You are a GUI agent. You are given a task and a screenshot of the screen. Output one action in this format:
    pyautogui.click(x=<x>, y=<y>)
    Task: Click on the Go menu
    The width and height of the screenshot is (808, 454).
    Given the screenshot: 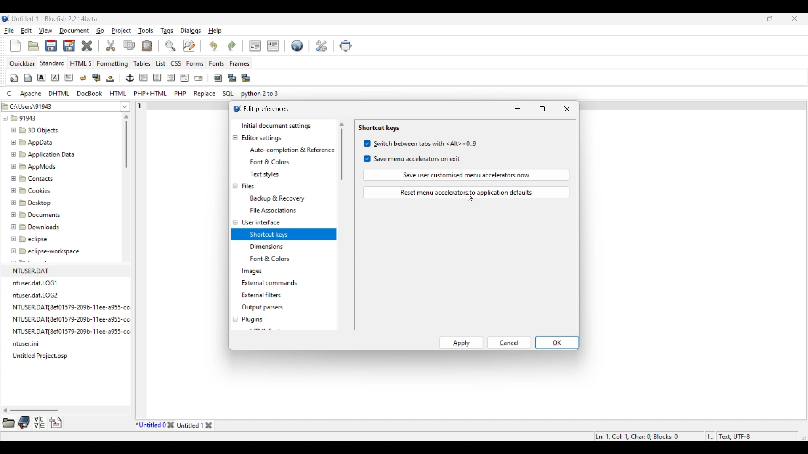 What is the action you would take?
    pyautogui.click(x=100, y=31)
    